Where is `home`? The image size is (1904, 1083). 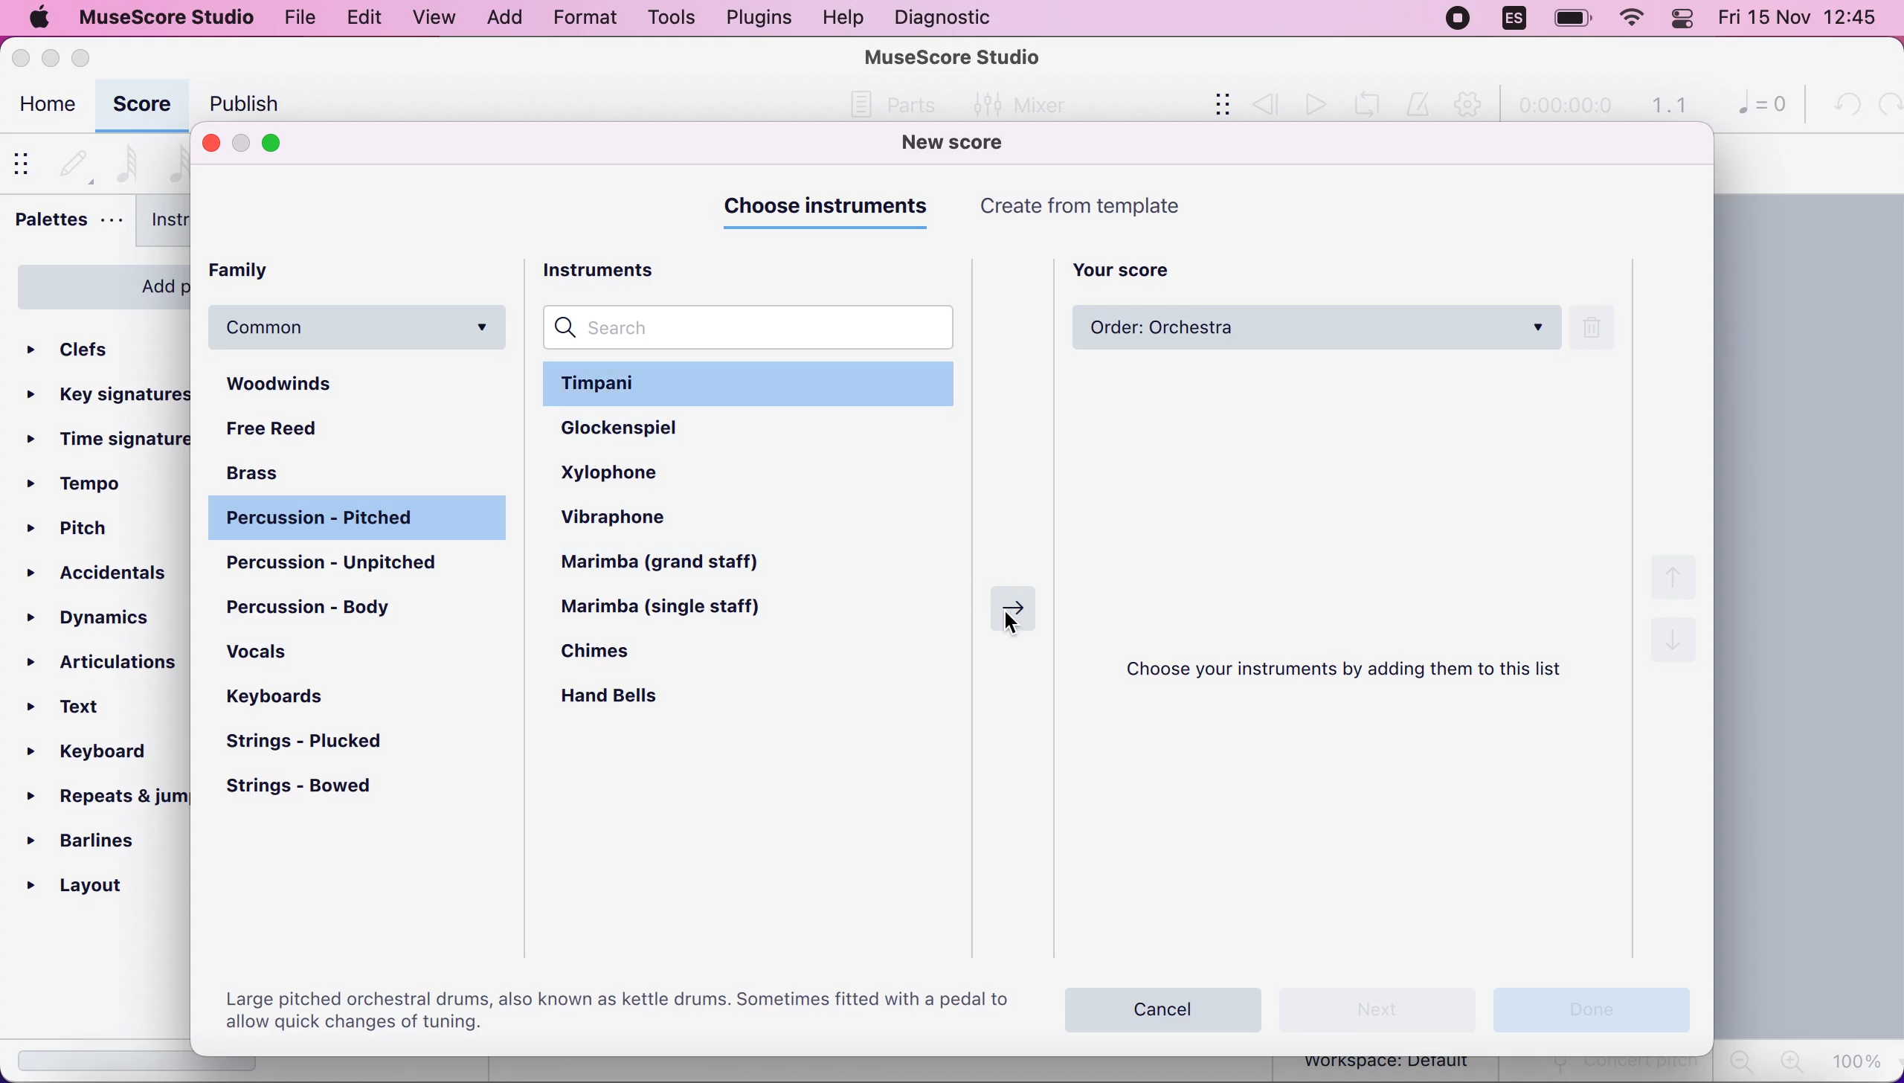 home is located at coordinates (45, 107).